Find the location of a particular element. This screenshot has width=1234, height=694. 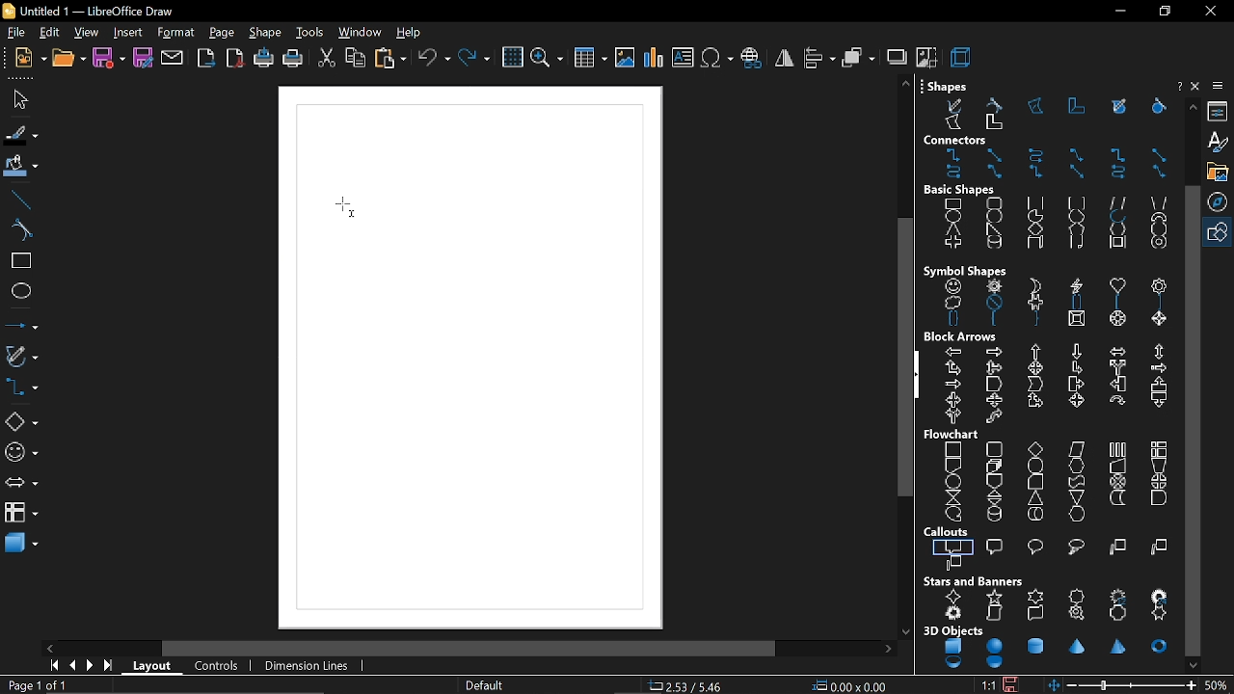

insert symbol is located at coordinates (717, 59).